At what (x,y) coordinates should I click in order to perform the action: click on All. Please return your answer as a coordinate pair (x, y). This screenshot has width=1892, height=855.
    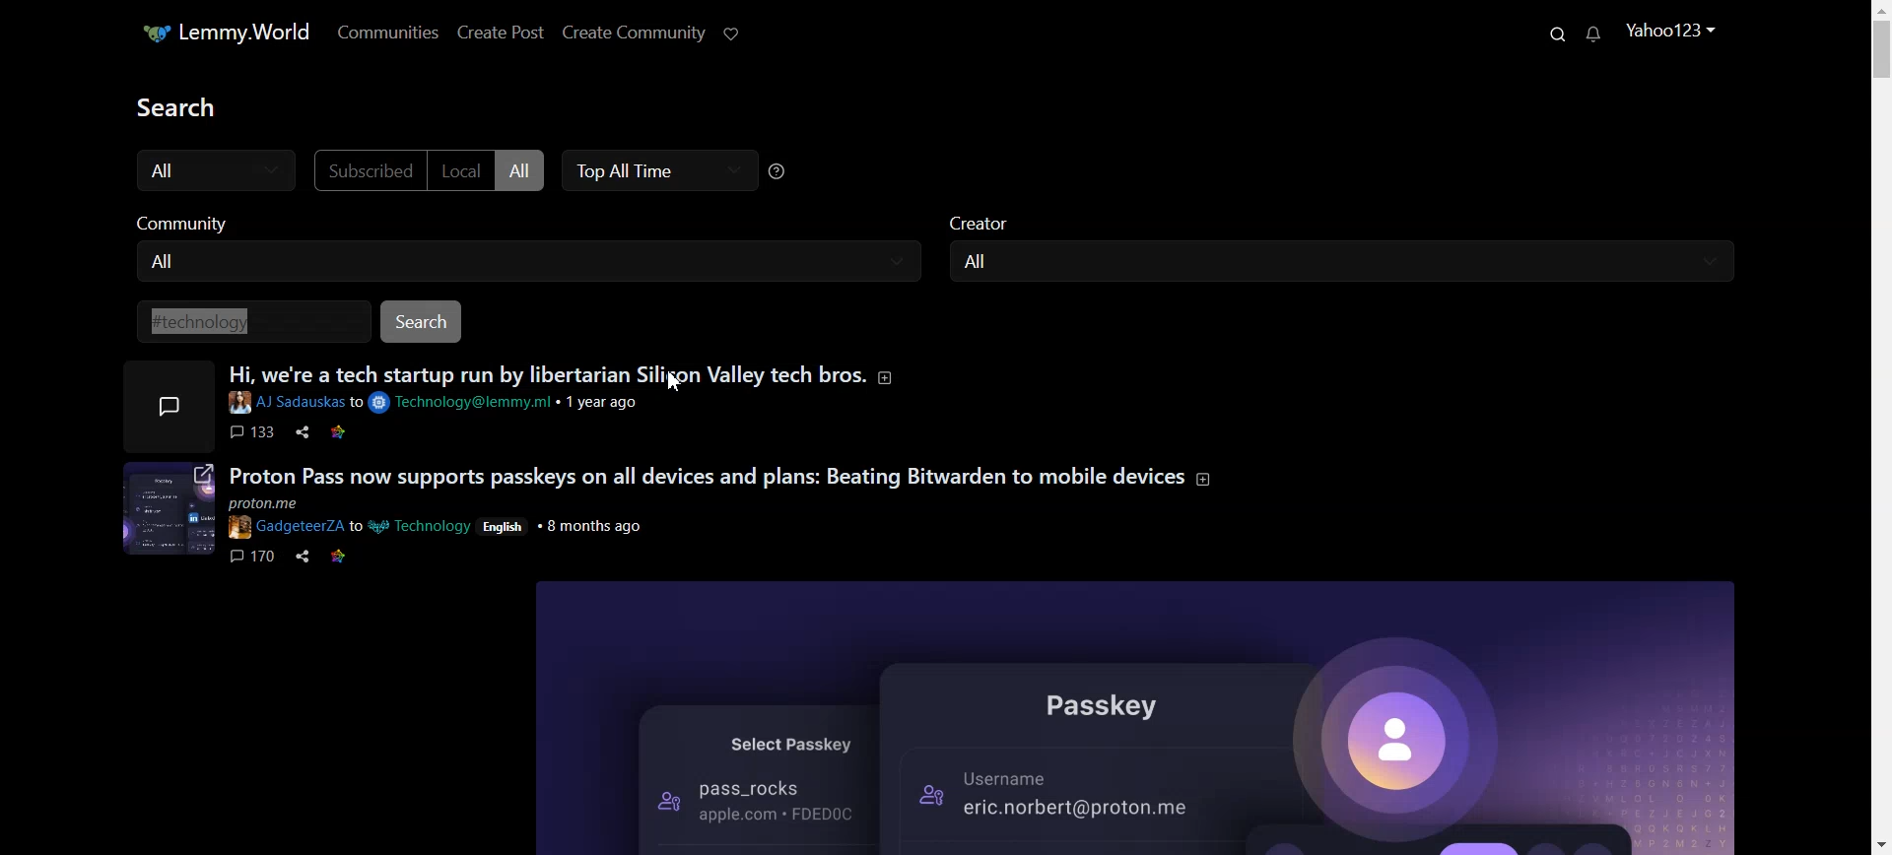
    Looking at the image, I should click on (1339, 263).